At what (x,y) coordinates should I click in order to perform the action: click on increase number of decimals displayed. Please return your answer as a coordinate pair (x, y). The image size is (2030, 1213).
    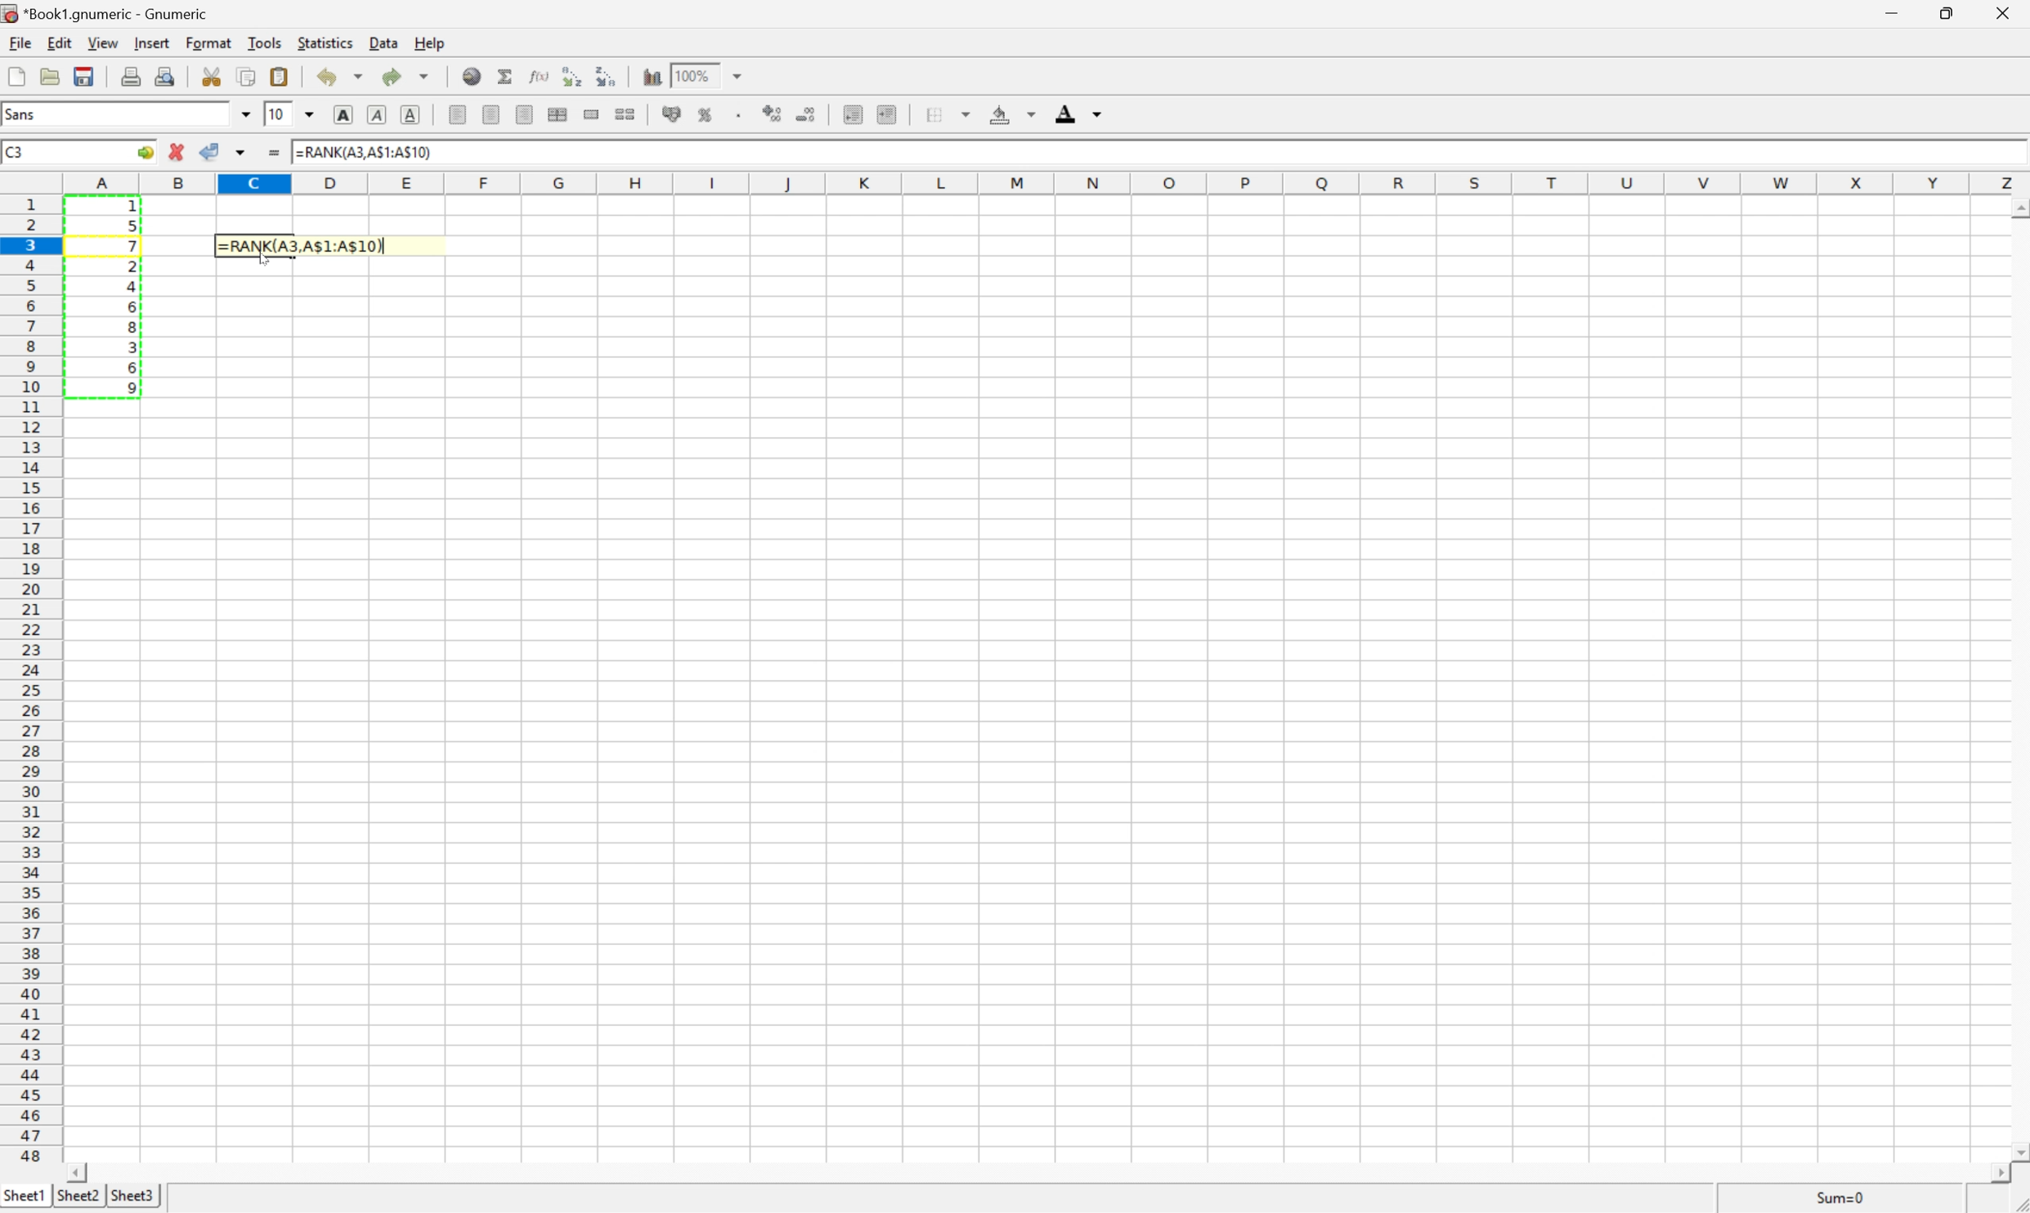
    Looking at the image, I should click on (770, 115).